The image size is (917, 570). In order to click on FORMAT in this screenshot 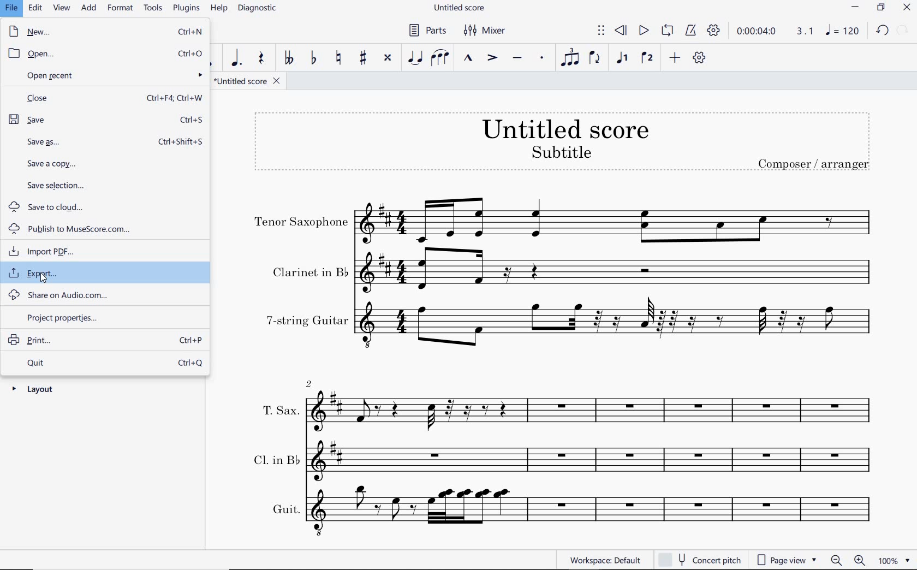, I will do `click(121, 8)`.